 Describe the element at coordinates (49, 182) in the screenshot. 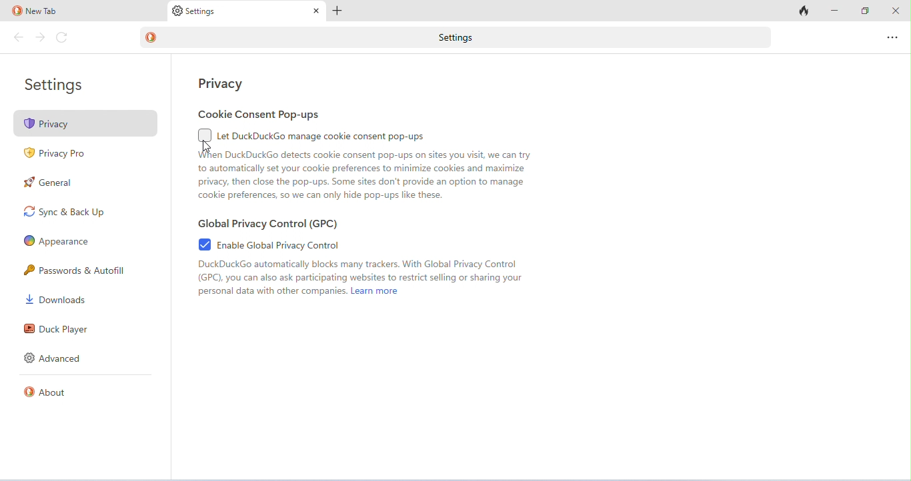

I see `general` at that location.